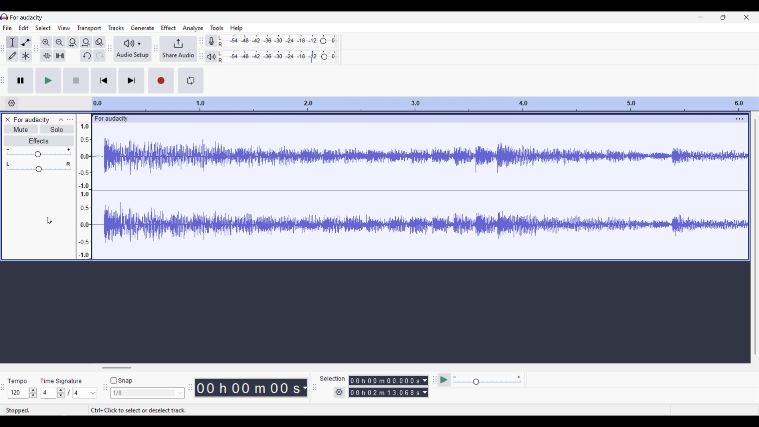 This screenshot has height=427, width=759. Describe the element at coordinates (444, 380) in the screenshot. I see `Play at speed/Play at speed once` at that location.